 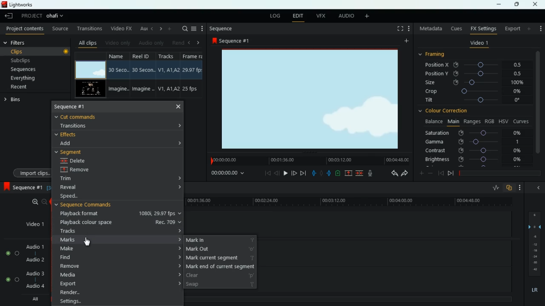 What do you see at coordinates (441, 173) in the screenshot?
I see `back` at bounding box center [441, 173].